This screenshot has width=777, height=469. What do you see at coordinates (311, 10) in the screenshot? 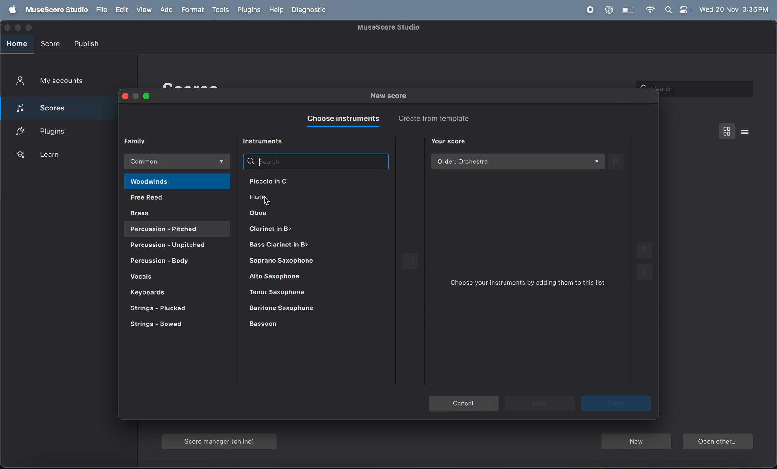
I see `diagnostics` at bounding box center [311, 10].